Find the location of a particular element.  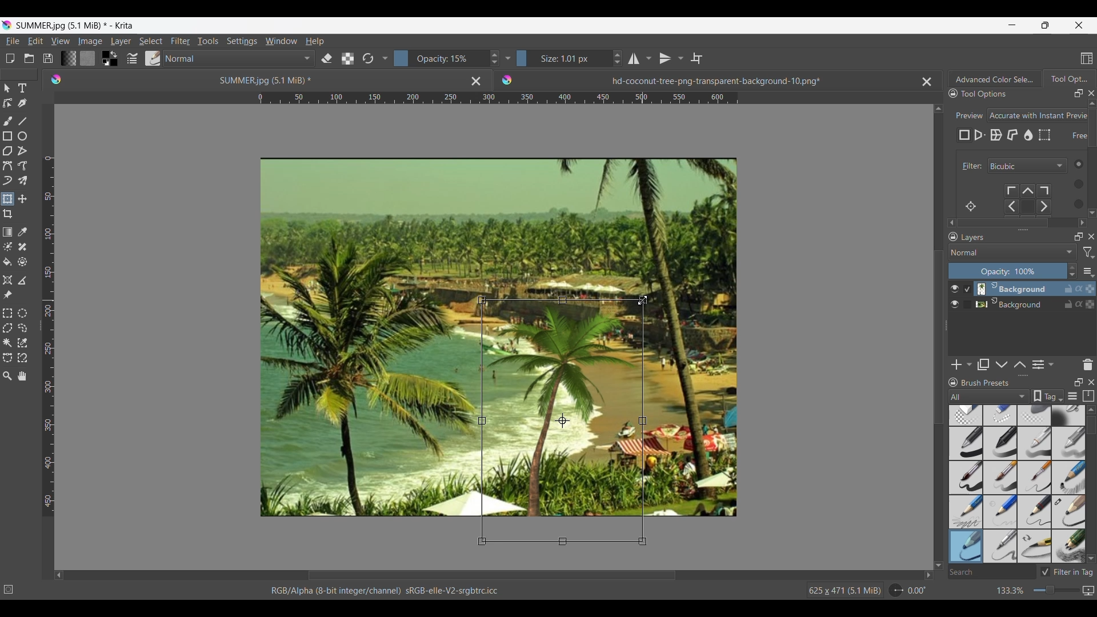

Polygonal selection tool is located at coordinates (7, 328).